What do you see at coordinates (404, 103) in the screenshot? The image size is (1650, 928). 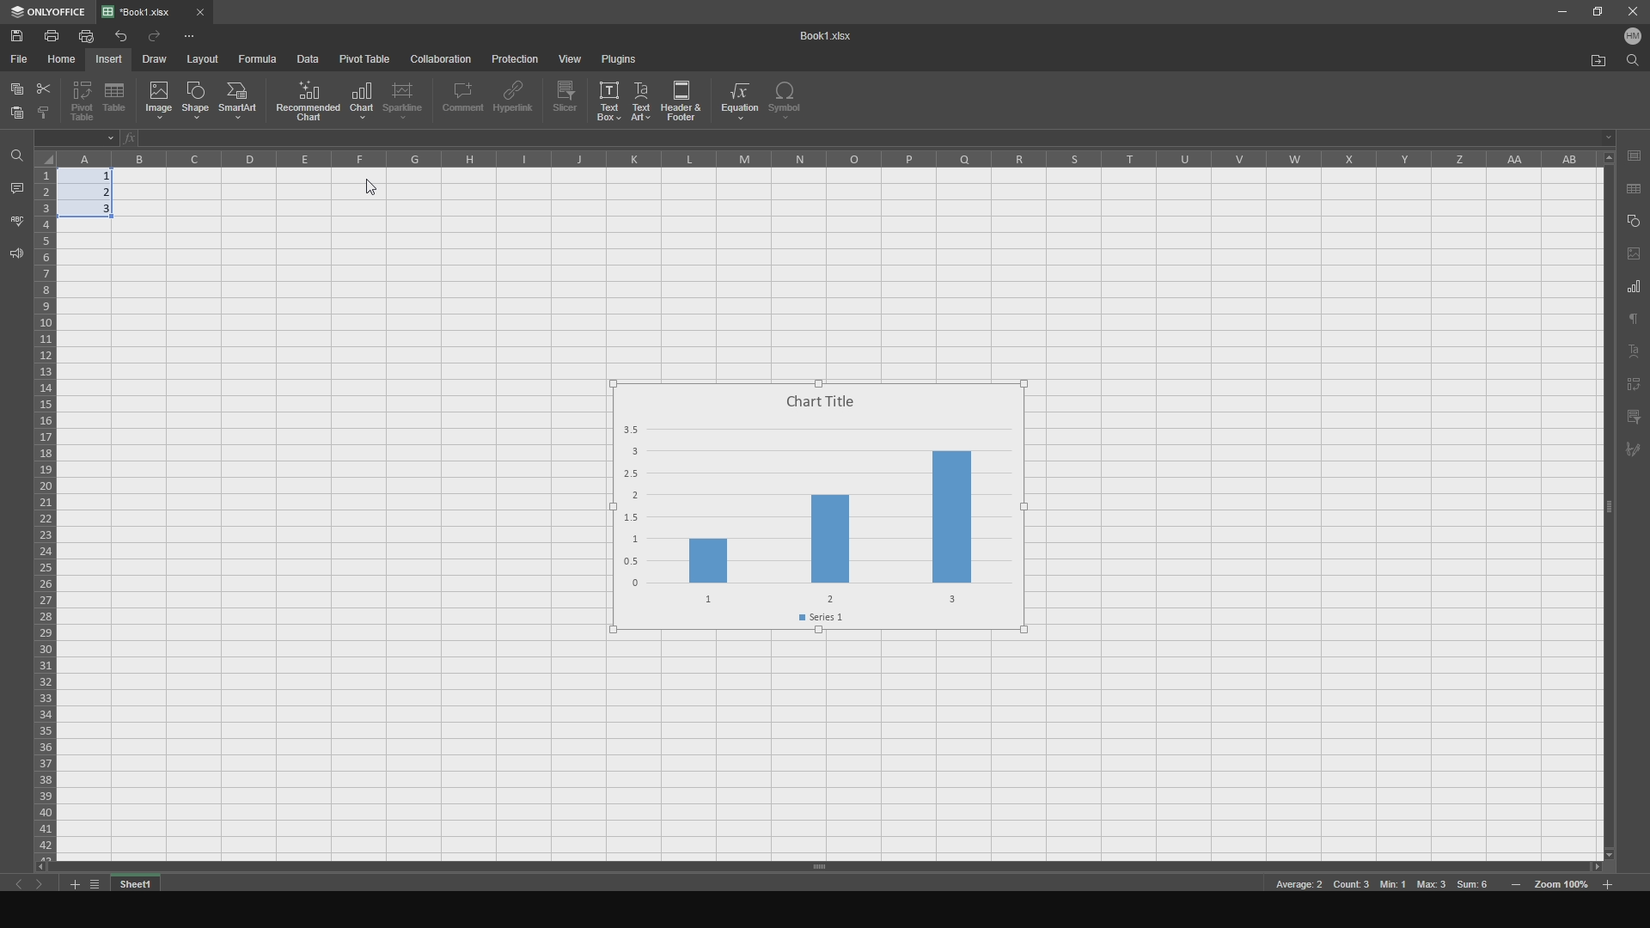 I see `sparkline` at bounding box center [404, 103].